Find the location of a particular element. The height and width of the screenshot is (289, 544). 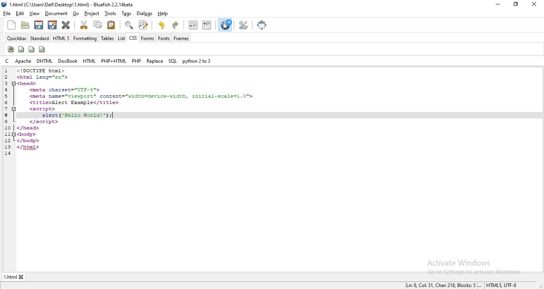

view is located at coordinates (34, 13).